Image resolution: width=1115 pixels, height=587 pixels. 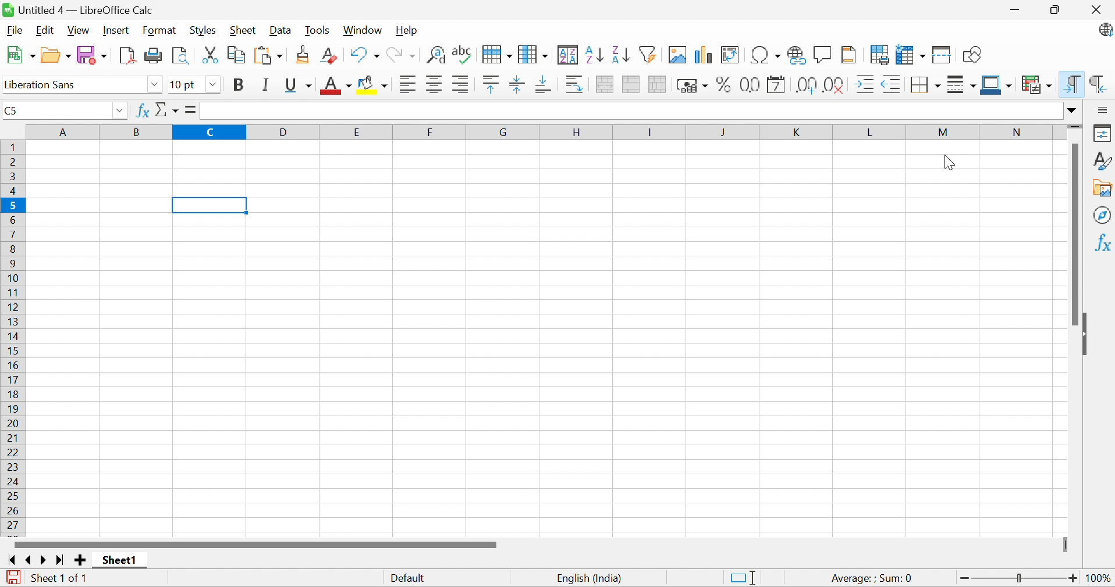 I want to click on Sheet 1 of 1, so click(x=59, y=577).